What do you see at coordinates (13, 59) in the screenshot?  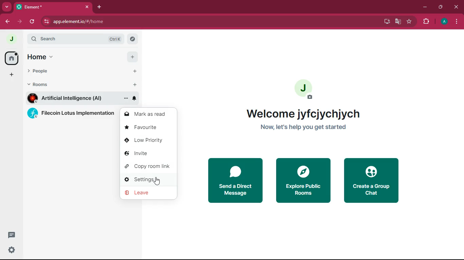 I see `home` at bounding box center [13, 59].